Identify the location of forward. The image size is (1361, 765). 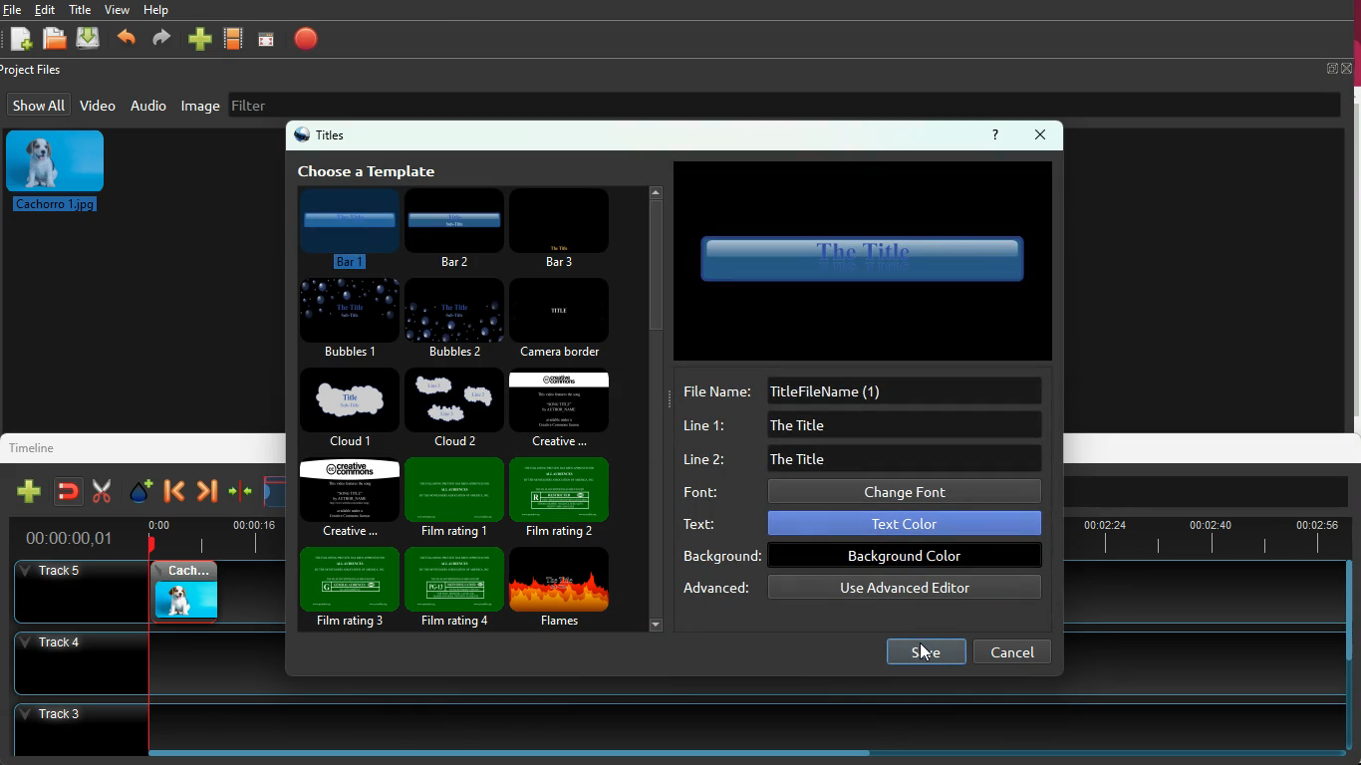
(159, 41).